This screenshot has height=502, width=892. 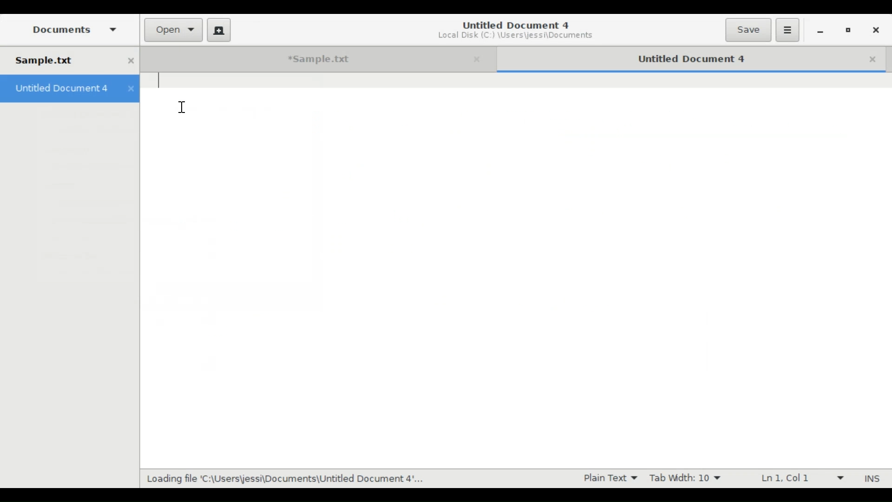 What do you see at coordinates (514, 24) in the screenshot?
I see `Untitled Document 4` at bounding box center [514, 24].